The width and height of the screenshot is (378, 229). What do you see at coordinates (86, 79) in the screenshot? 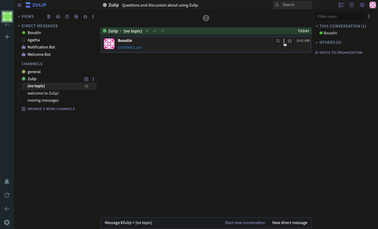
I see `add new topic` at bounding box center [86, 79].